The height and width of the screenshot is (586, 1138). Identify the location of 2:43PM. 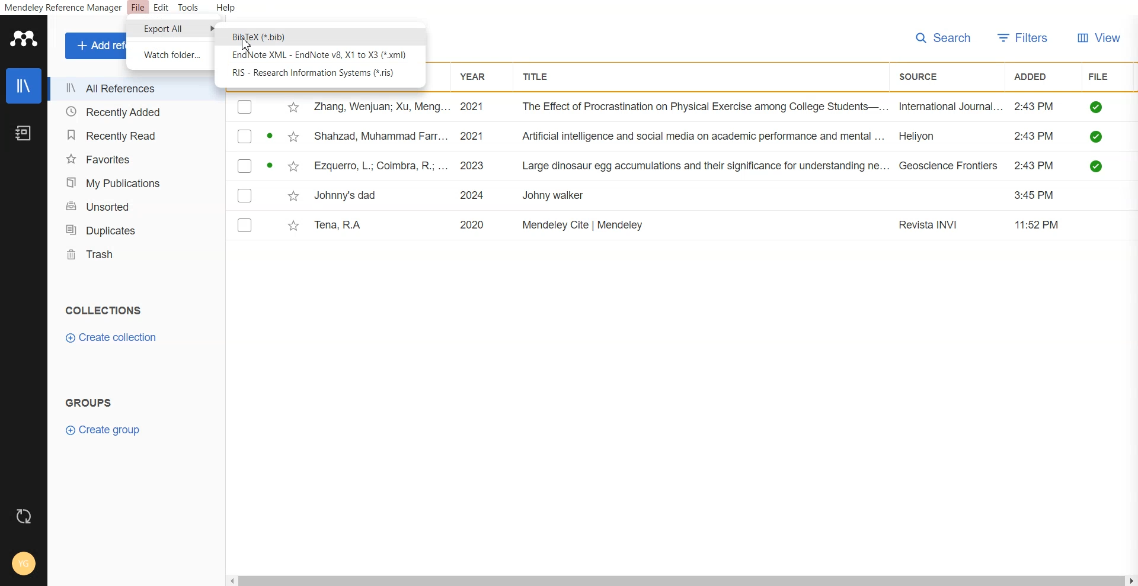
(1034, 136).